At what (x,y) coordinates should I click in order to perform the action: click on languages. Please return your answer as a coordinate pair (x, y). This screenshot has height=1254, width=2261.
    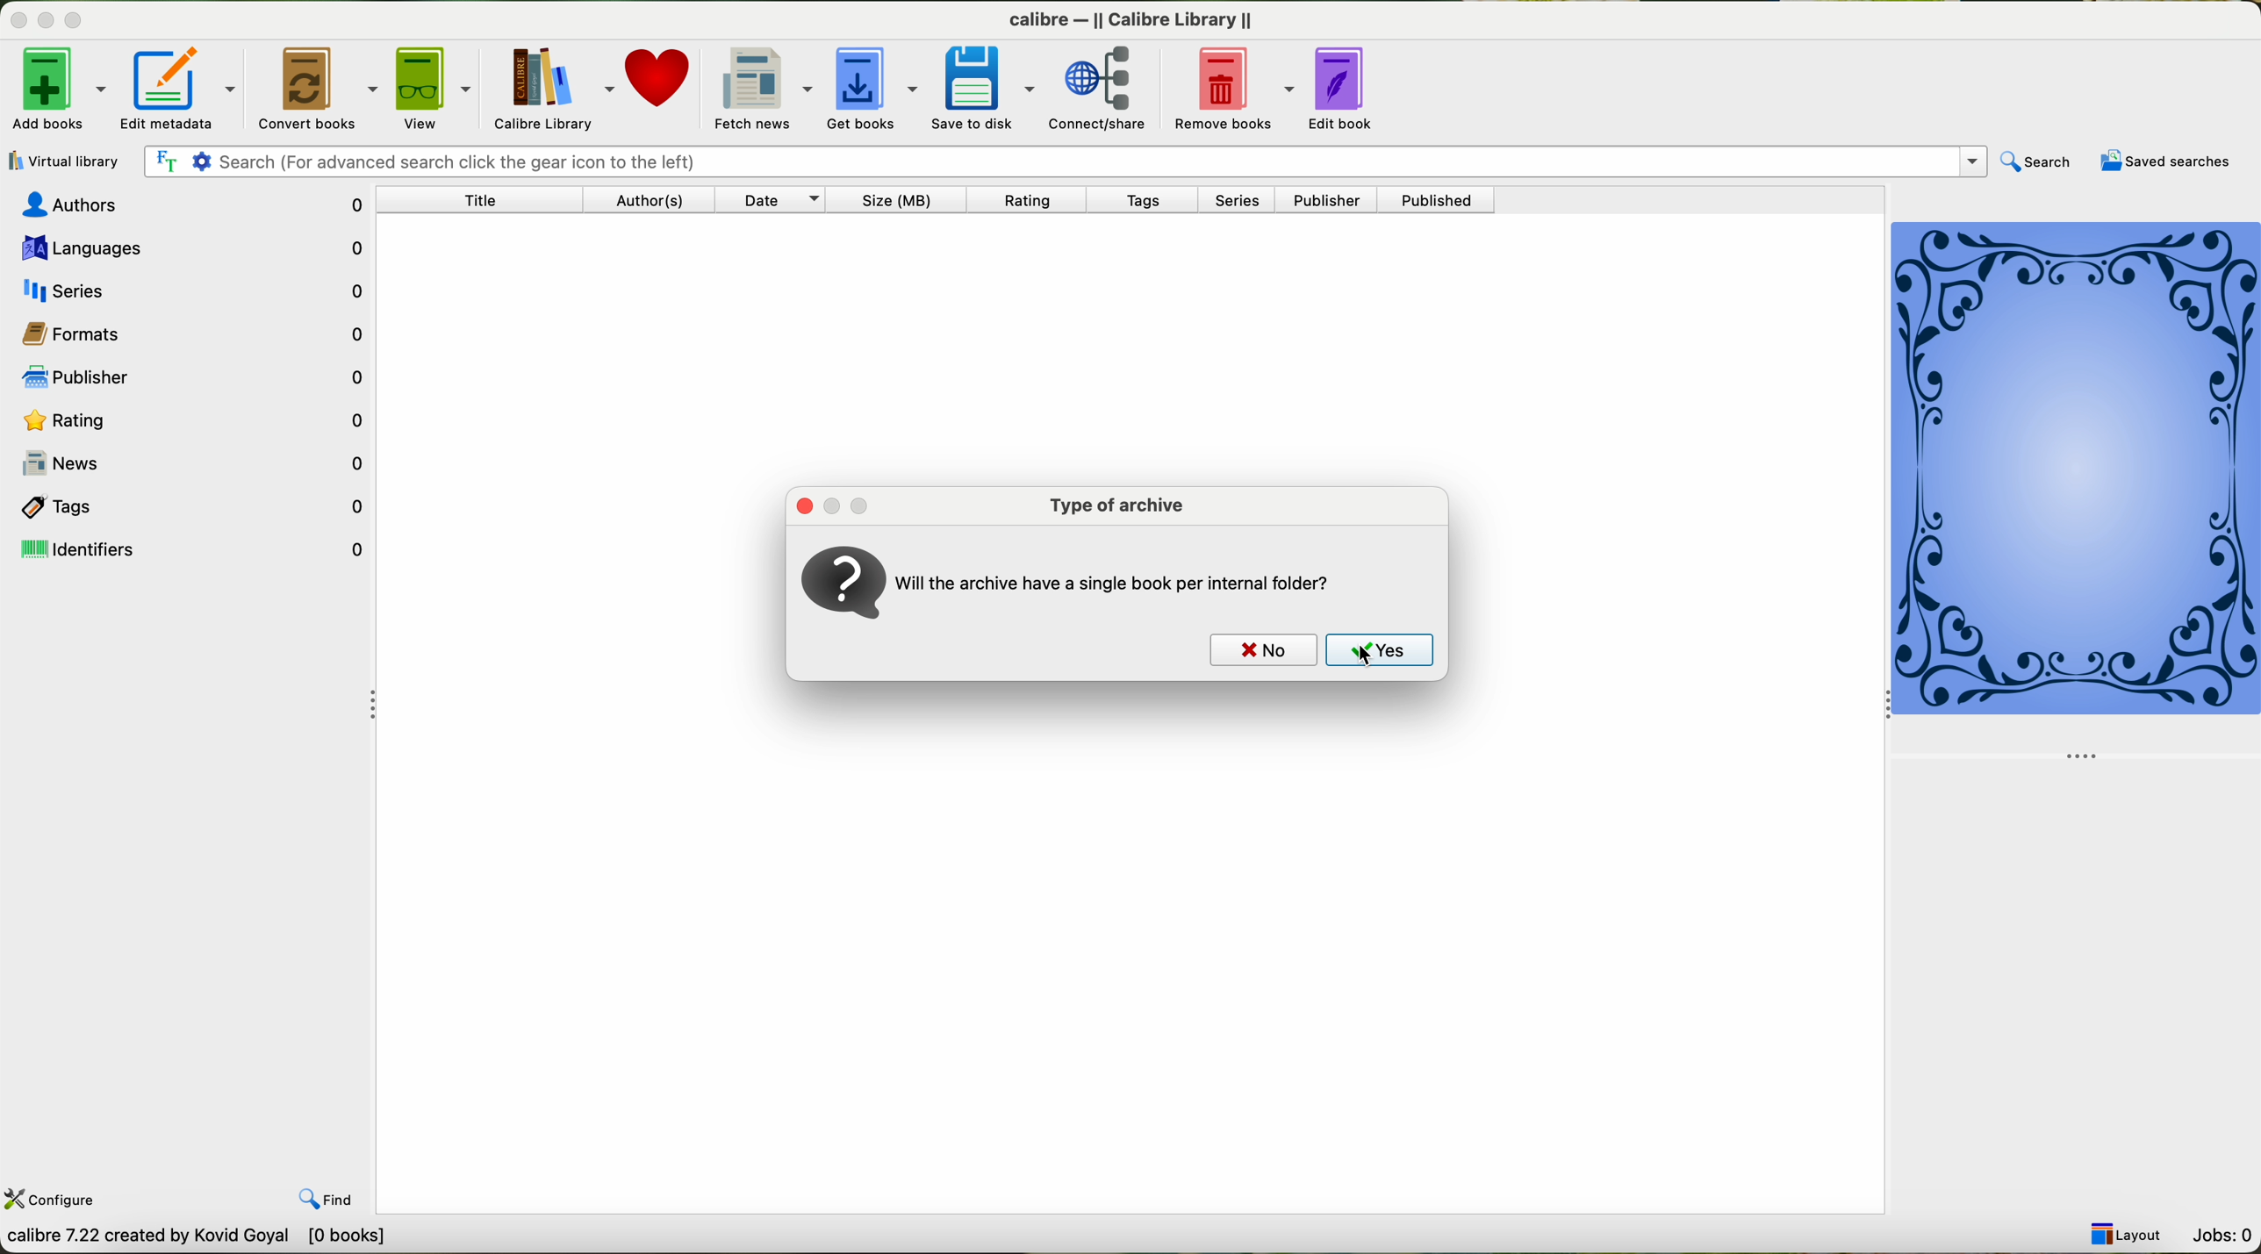
    Looking at the image, I should click on (187, 248).